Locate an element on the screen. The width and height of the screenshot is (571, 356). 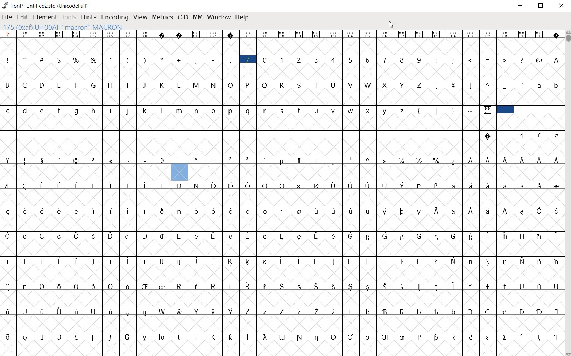
Symbol is located at coordinates (283, 34).